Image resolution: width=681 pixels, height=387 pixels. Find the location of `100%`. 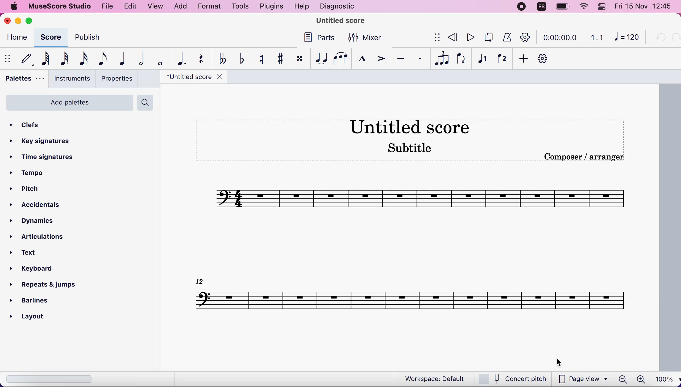

100% is located at coordinates (665, 379).